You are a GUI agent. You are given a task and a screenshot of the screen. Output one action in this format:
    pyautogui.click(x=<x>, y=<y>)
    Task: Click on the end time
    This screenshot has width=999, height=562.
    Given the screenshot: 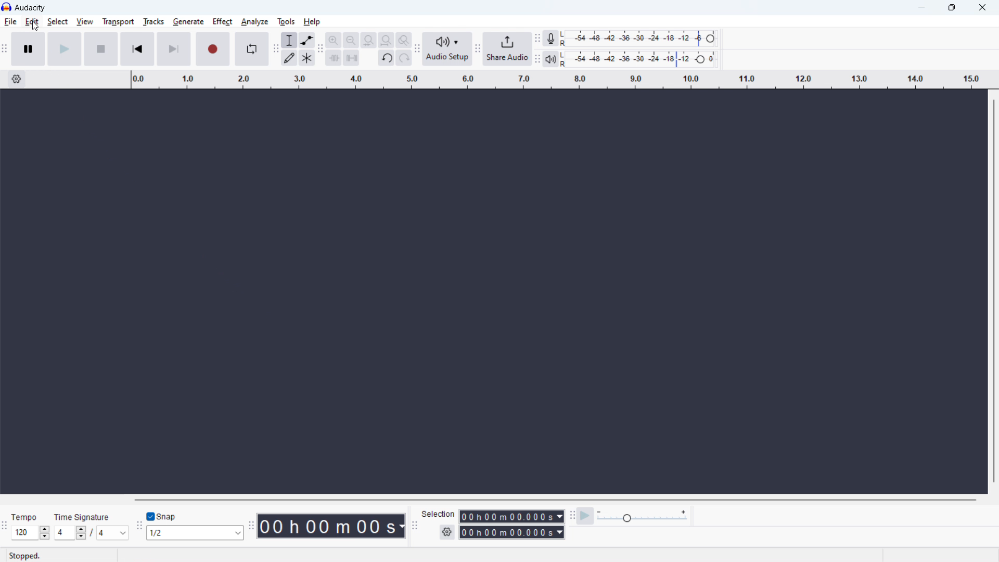 What is the action you would take?
    pyautogui.click(x=511, y=533)
    